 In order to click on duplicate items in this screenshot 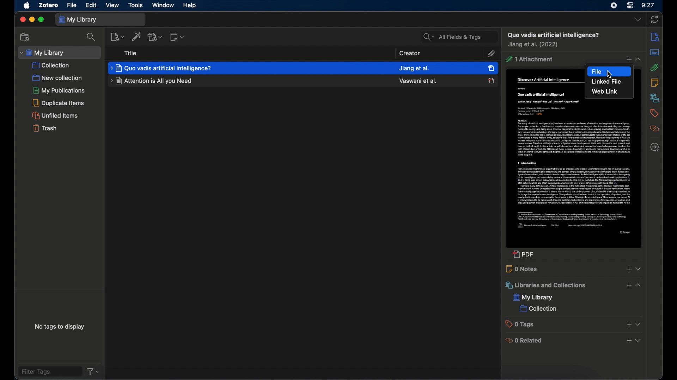, I will do `click(60, 103)`.